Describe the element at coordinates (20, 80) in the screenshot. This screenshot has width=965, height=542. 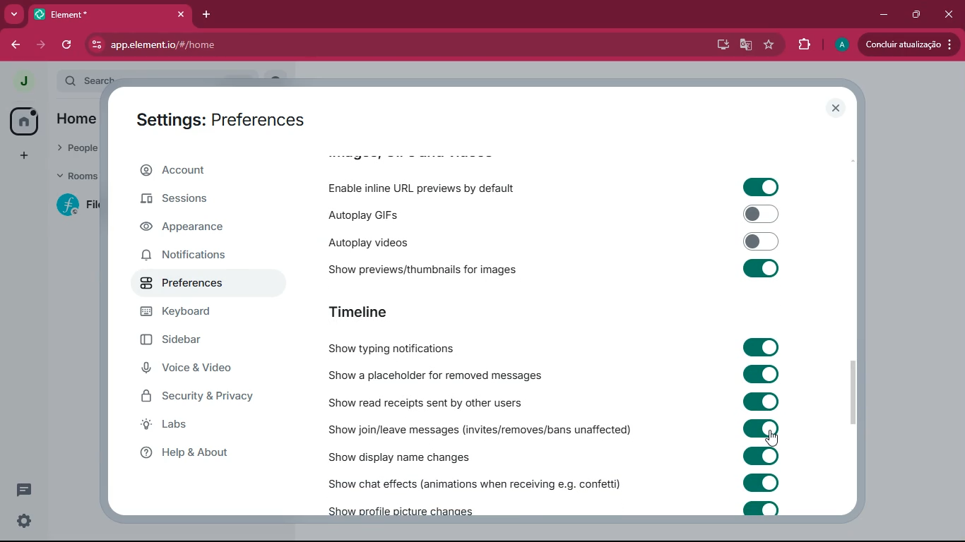
I see `profile picture` at that location.